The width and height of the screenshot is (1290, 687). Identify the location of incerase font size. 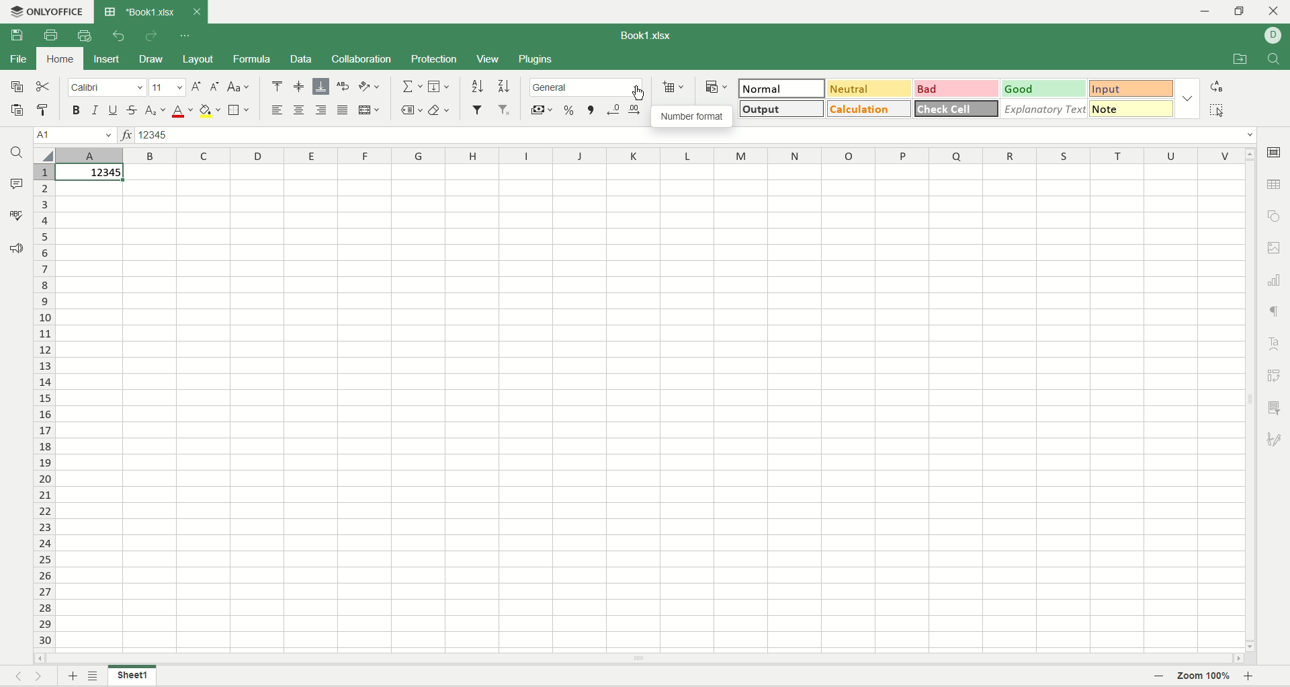
(196, 87).